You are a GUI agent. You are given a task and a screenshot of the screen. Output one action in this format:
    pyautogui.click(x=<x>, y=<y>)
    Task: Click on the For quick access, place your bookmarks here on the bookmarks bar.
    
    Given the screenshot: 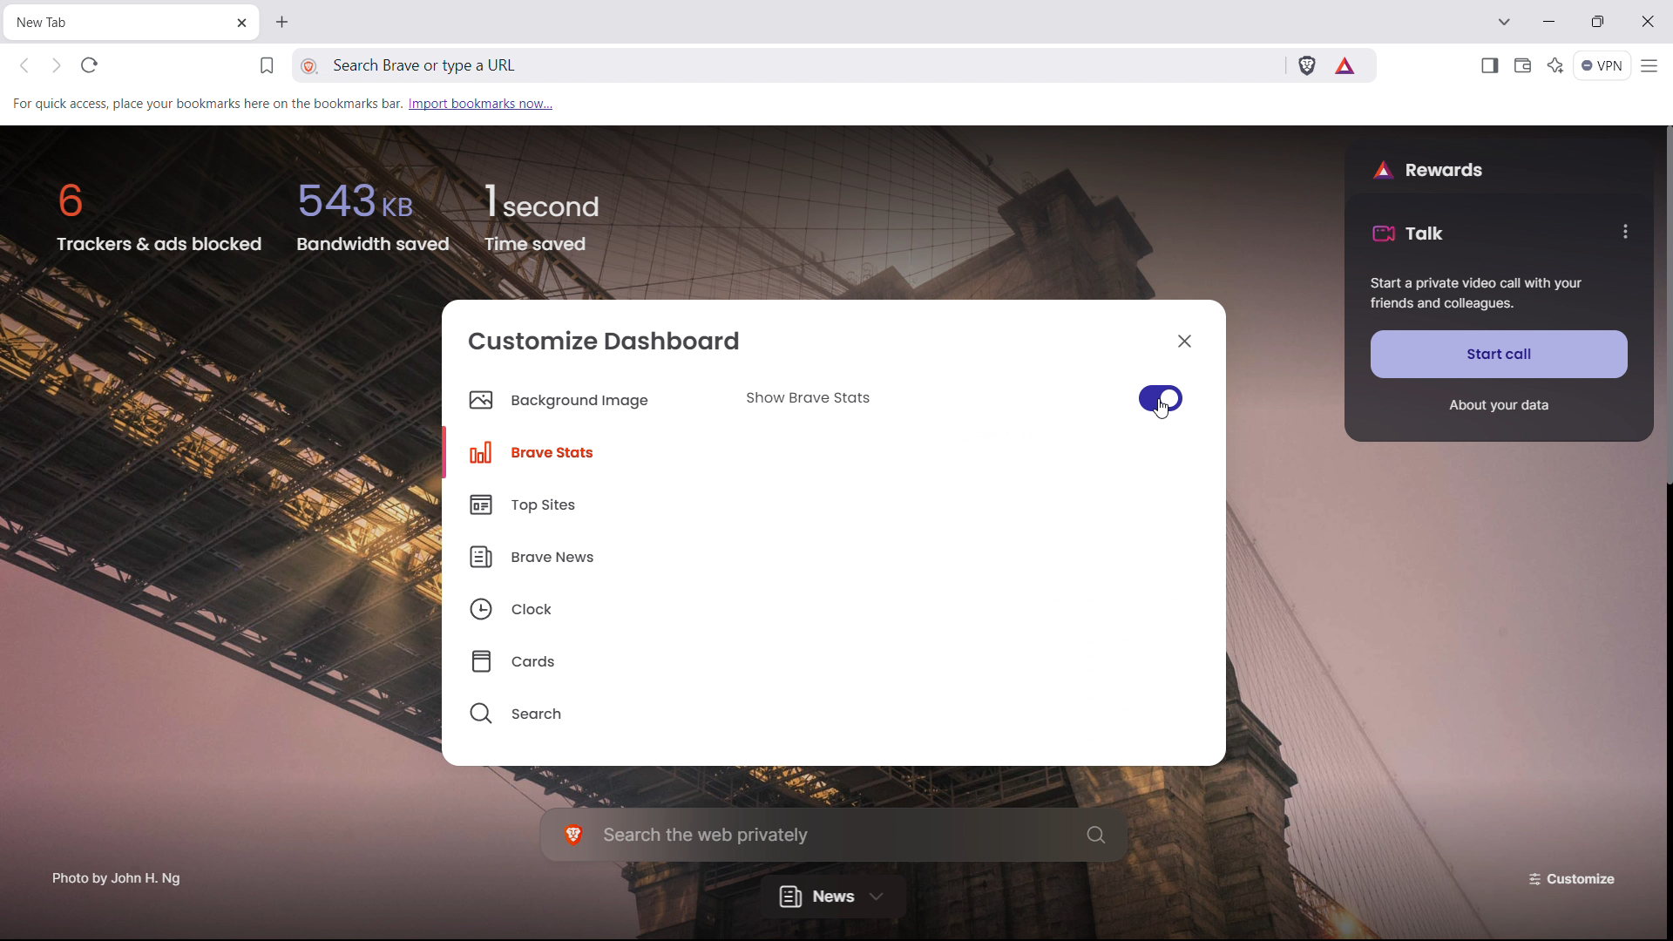 What is the action you would take?
    pyautogui.click(x=205, y=102)
    